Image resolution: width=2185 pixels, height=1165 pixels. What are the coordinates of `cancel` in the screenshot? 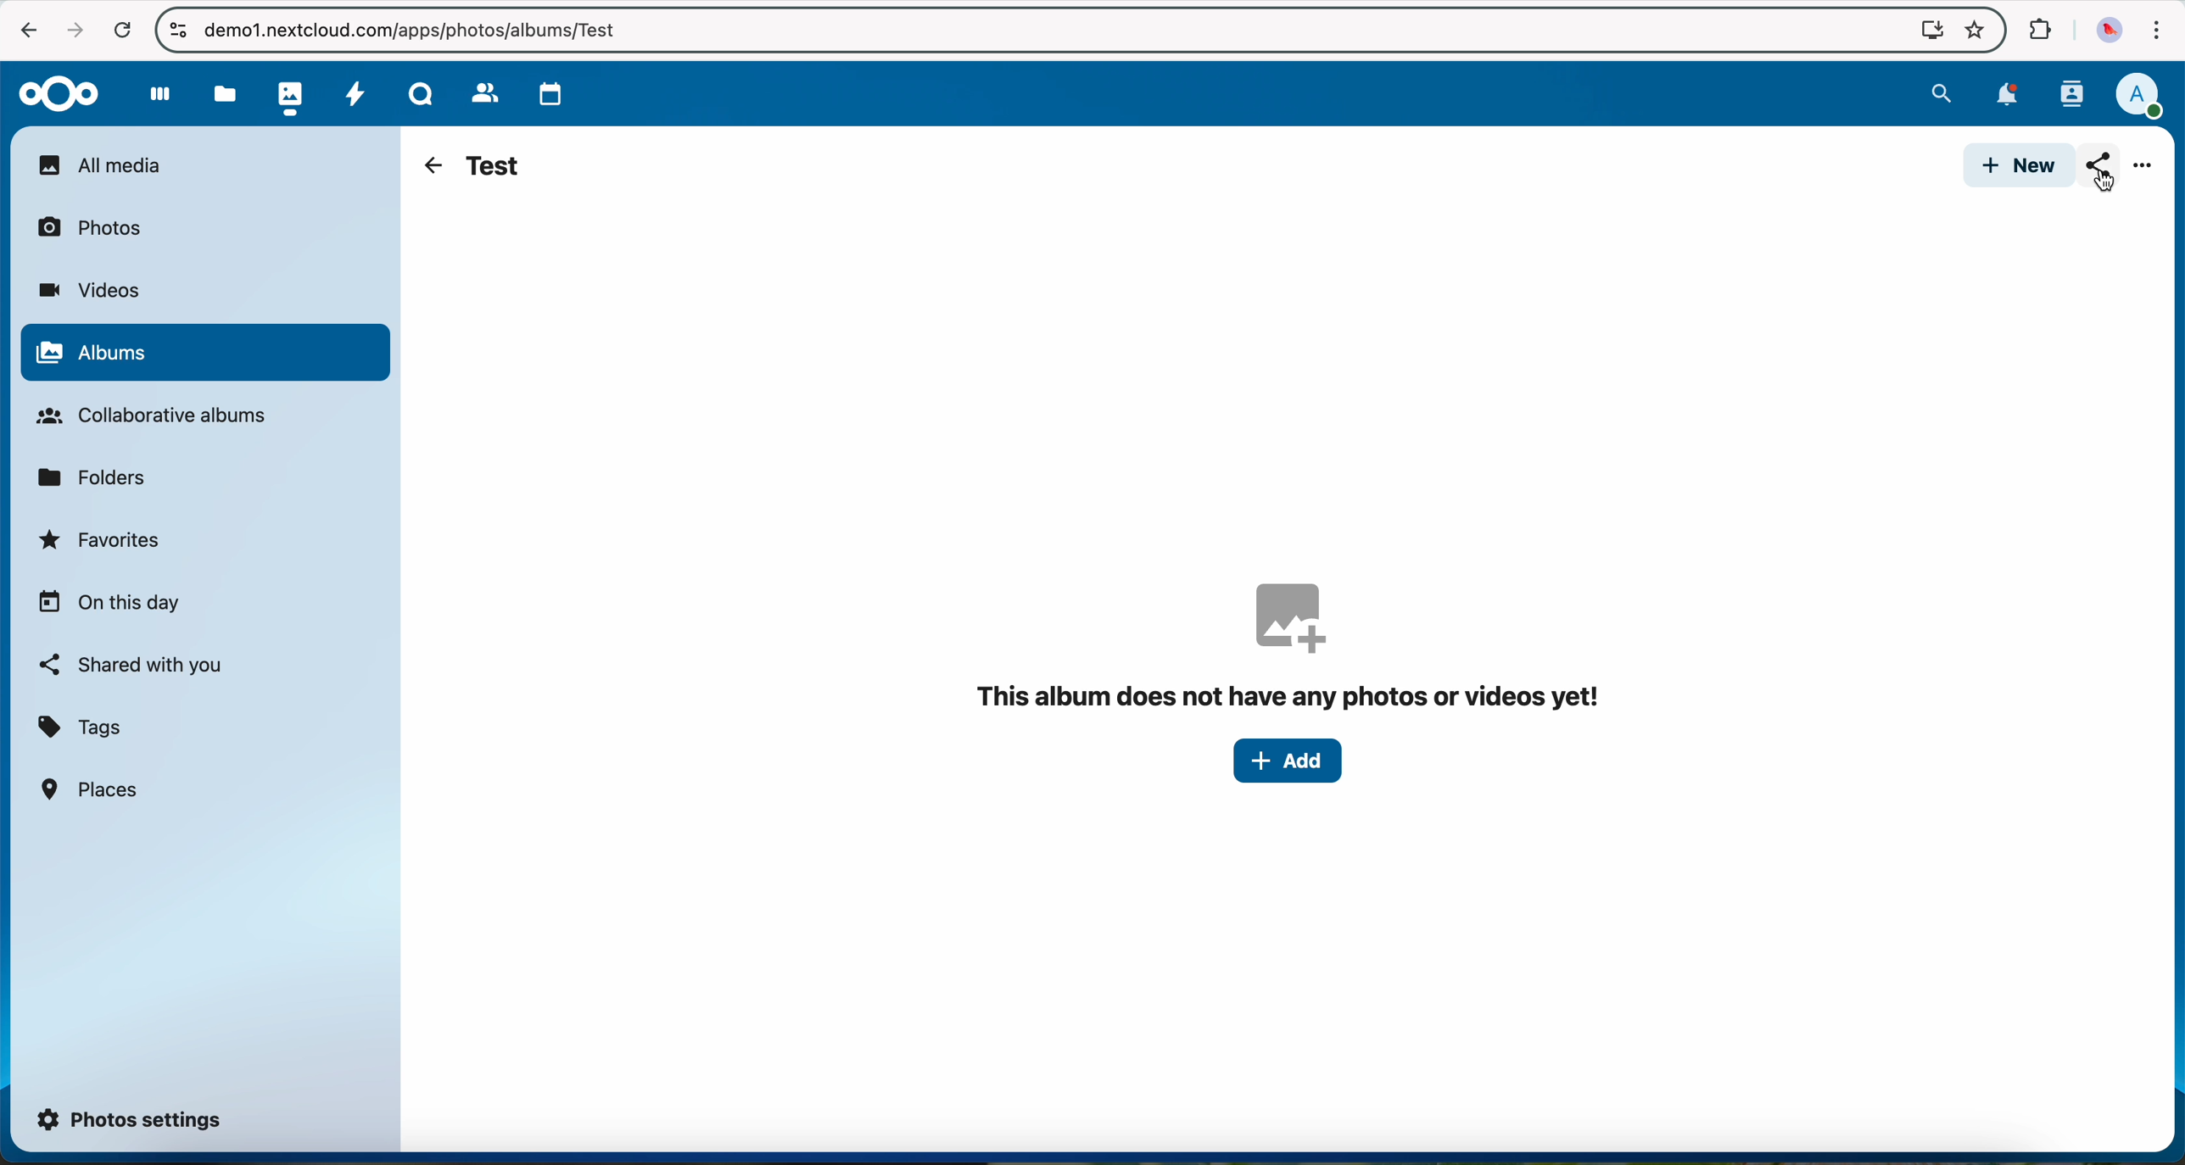 It's located at (122, 31).